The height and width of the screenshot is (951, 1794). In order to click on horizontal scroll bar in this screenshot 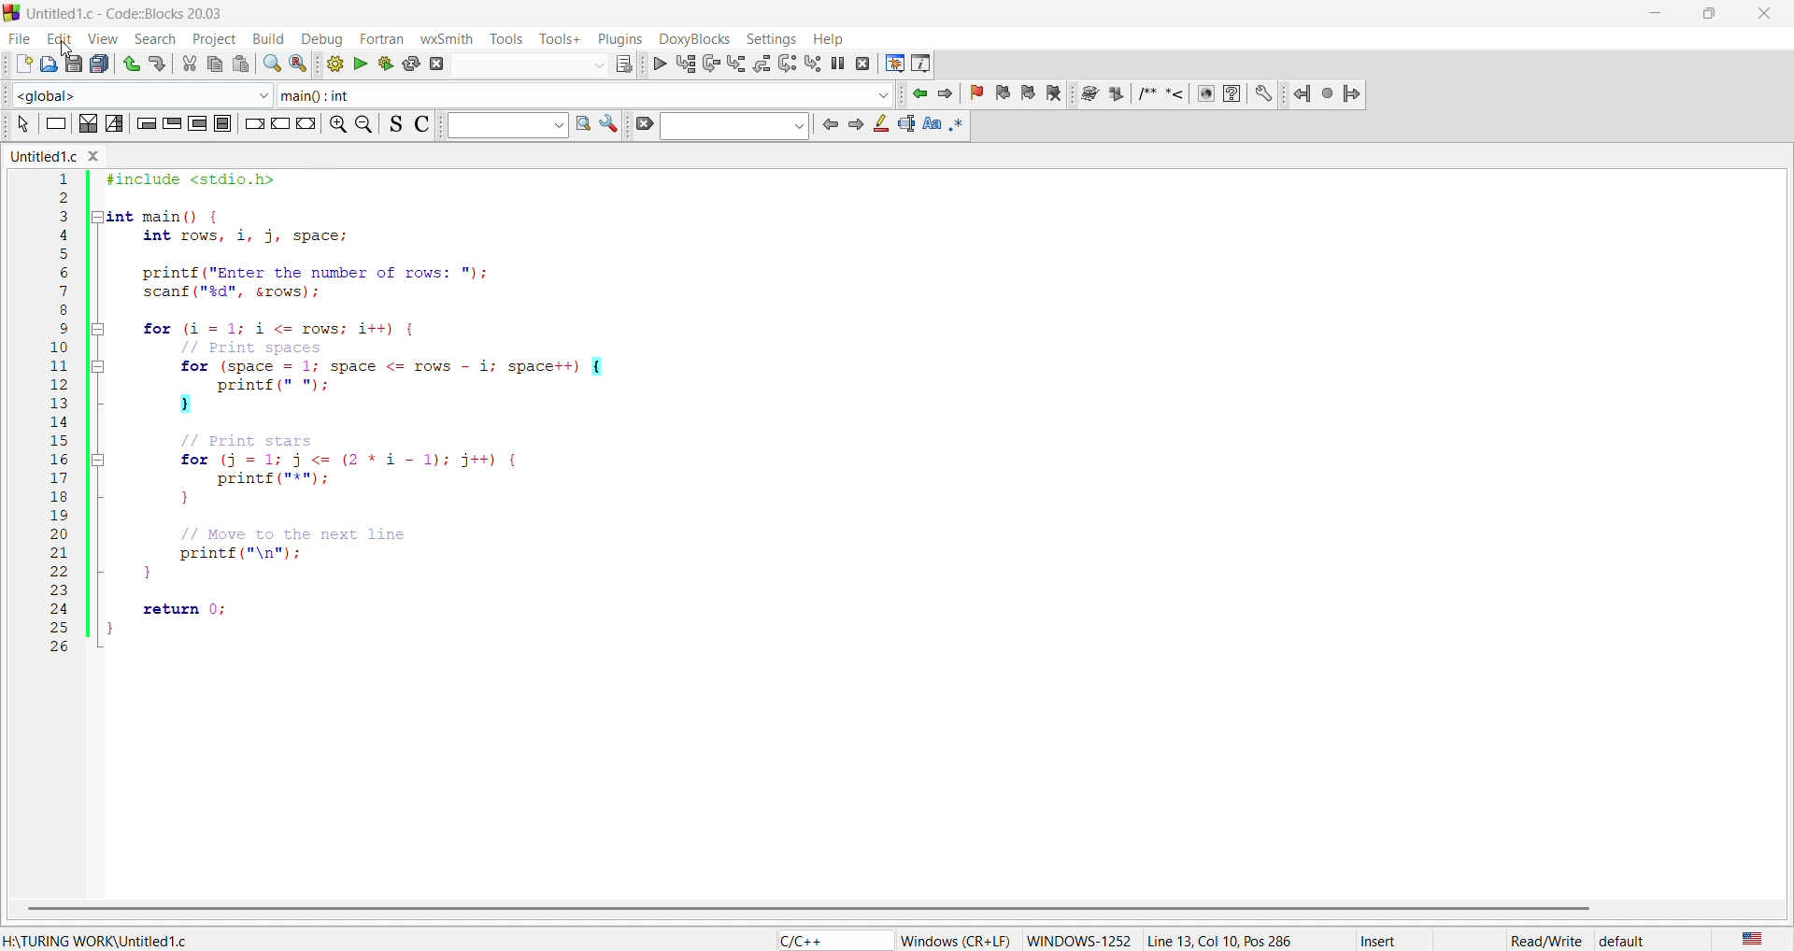, I will do `click(805, 907)`.